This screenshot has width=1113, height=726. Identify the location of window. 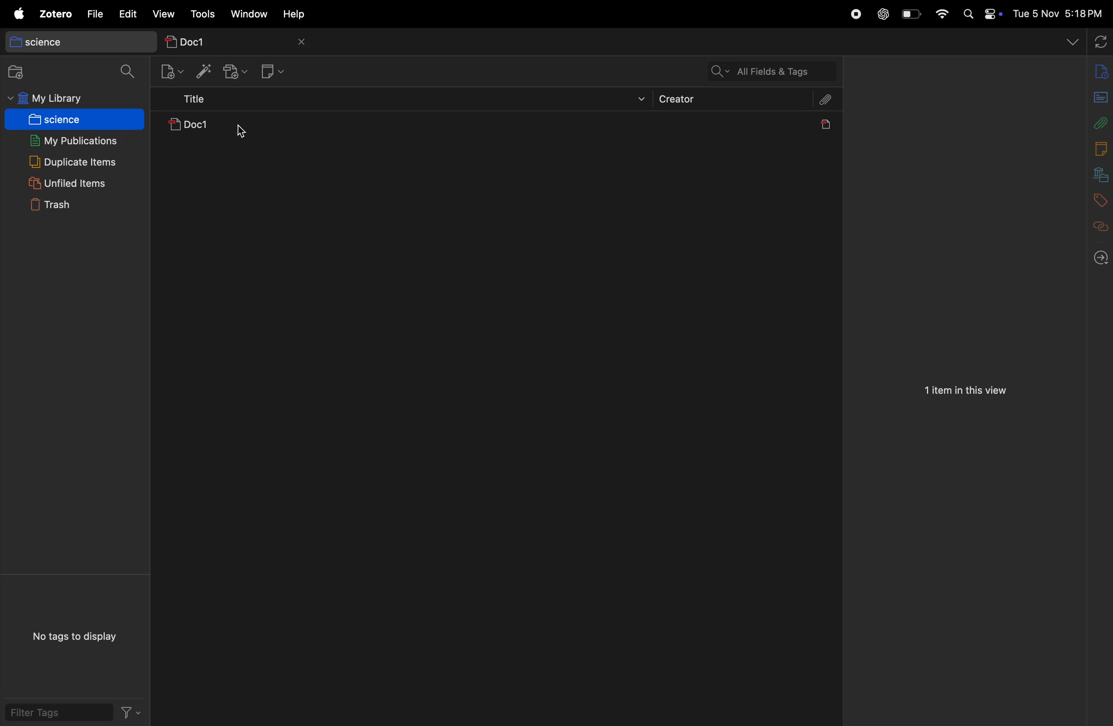
(252, 15).